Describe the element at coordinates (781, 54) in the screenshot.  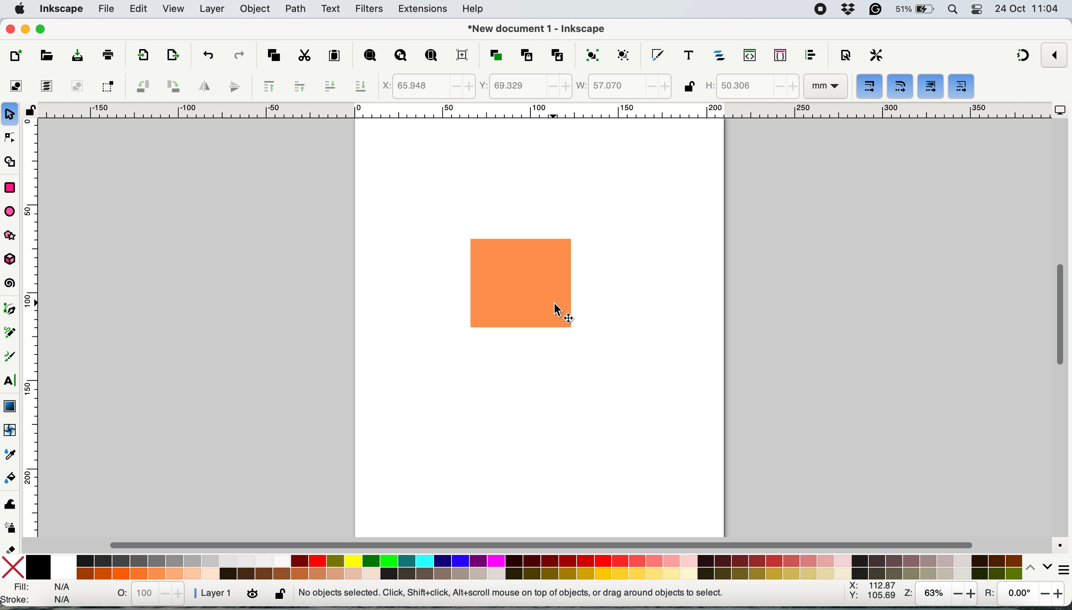
I see `selectors and css` at that location.